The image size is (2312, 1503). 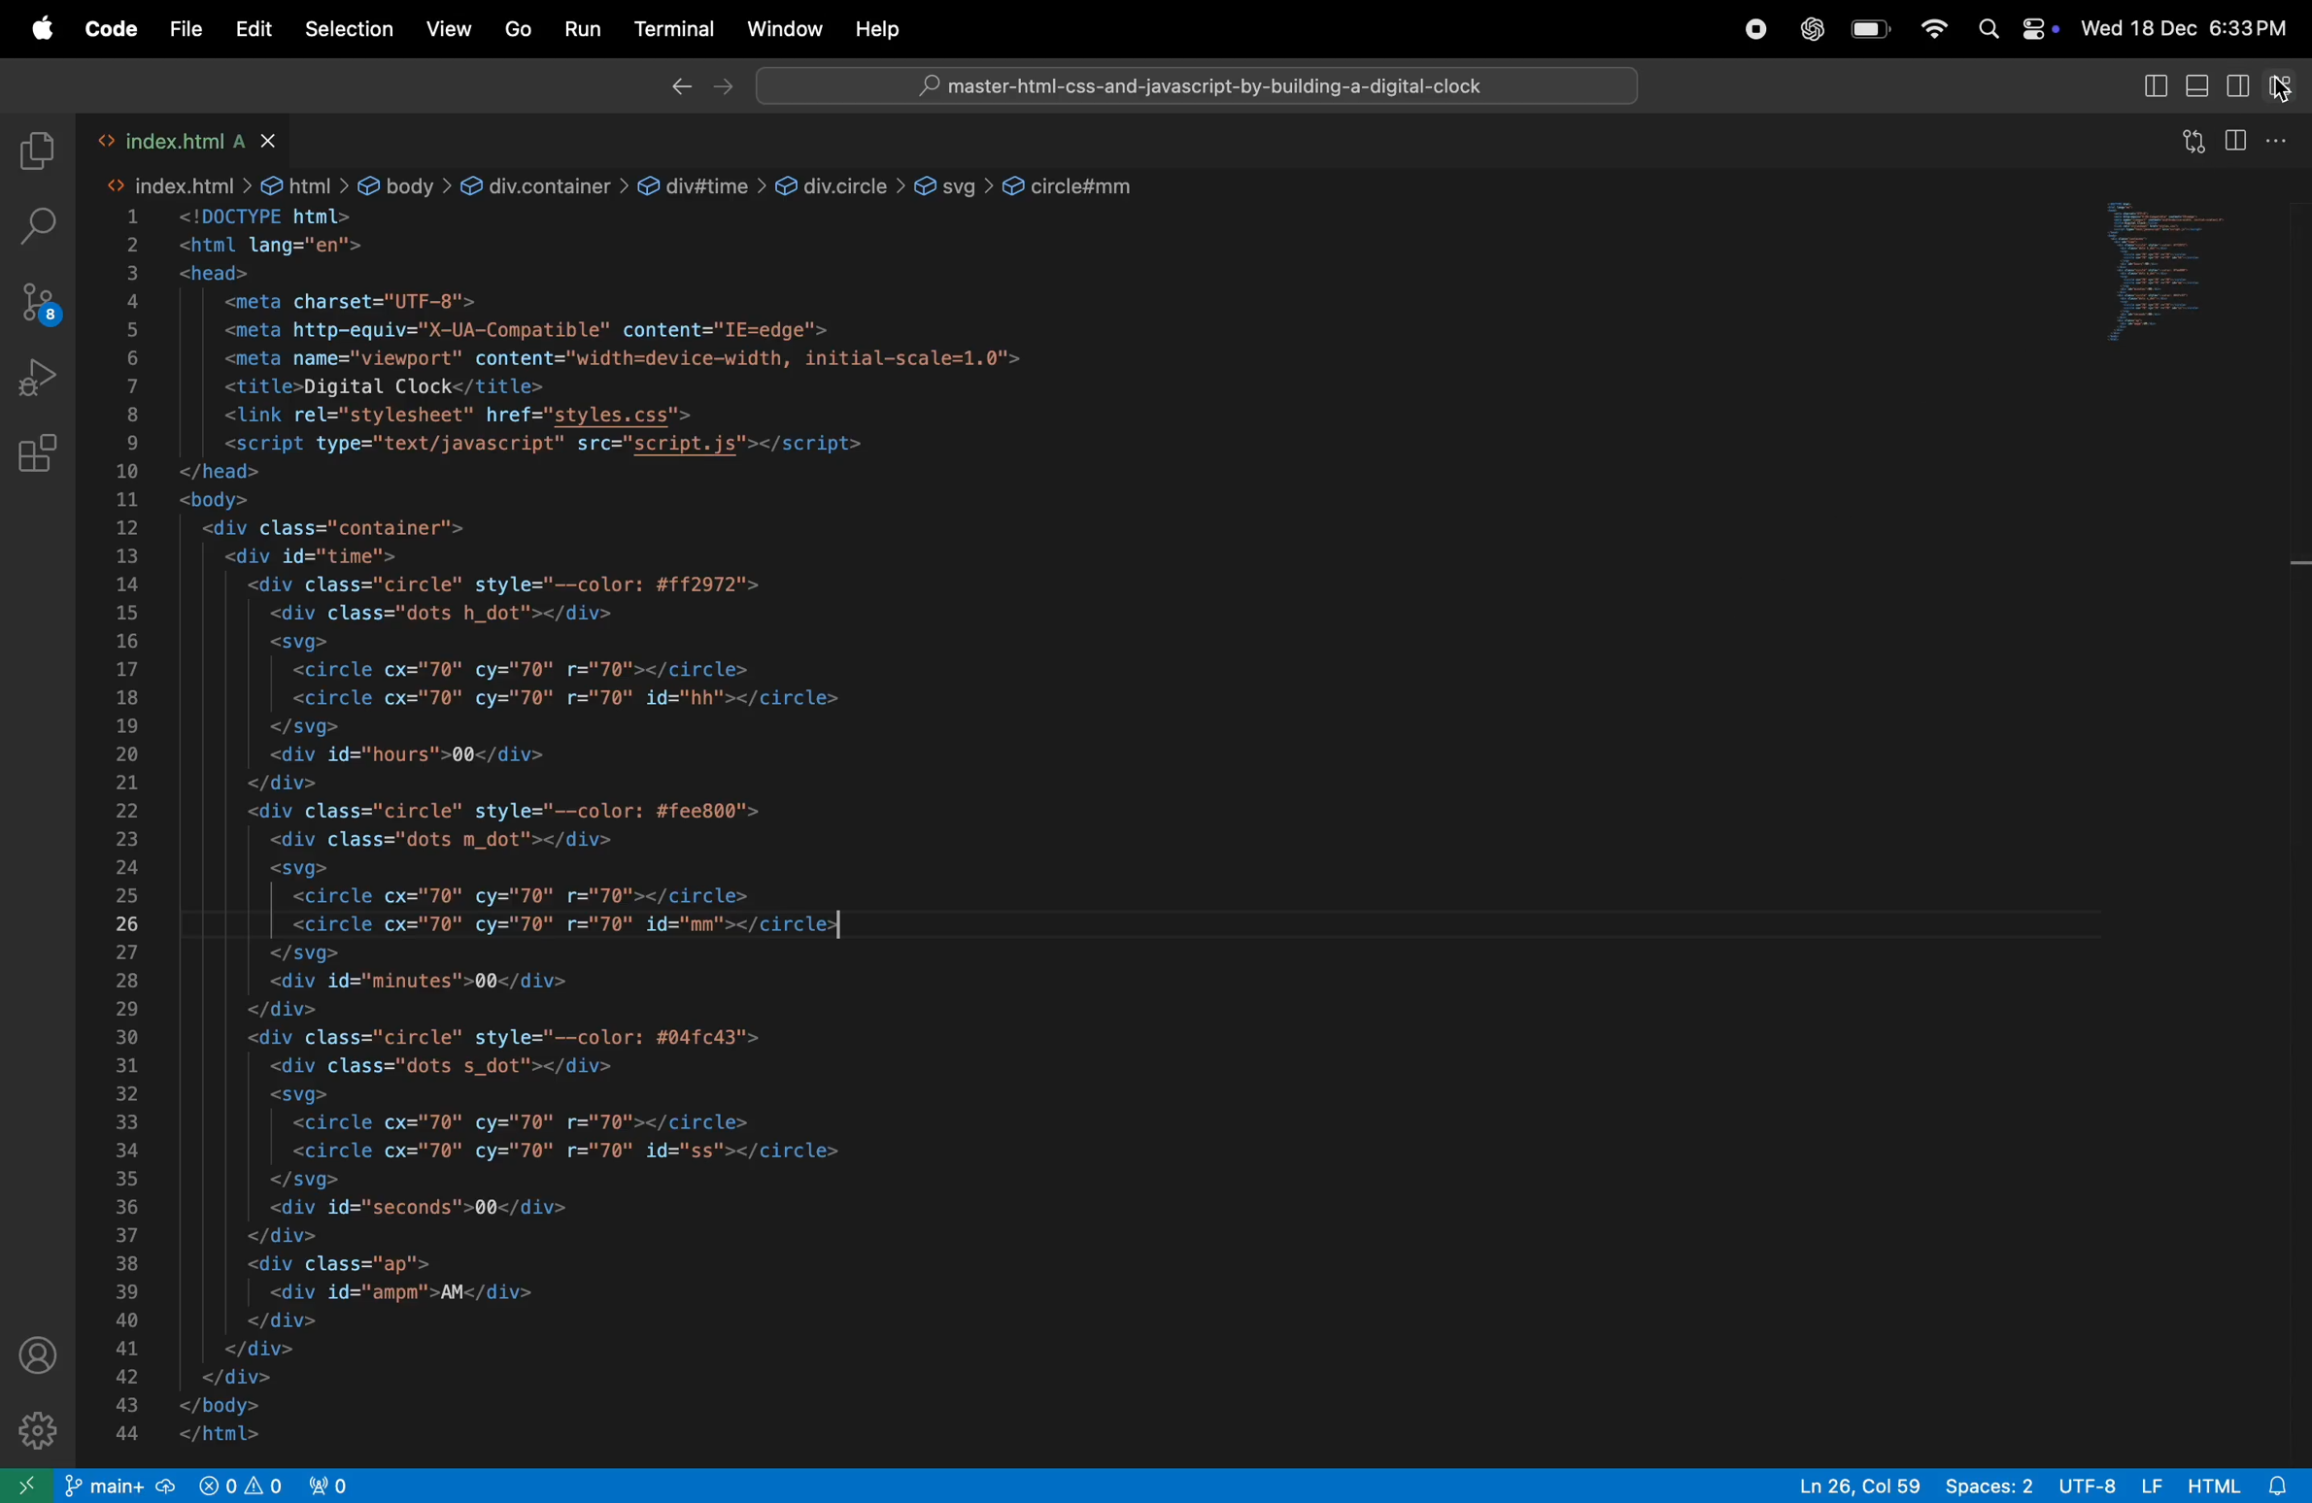 I want to click on Spotlight, so click(x=1983, y=30).